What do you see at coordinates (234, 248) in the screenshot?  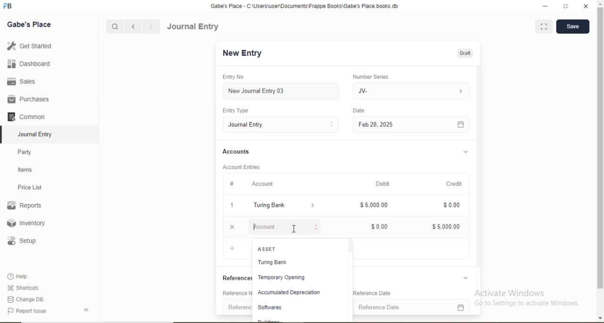 I see `Add` at bounding box center [234, 248].